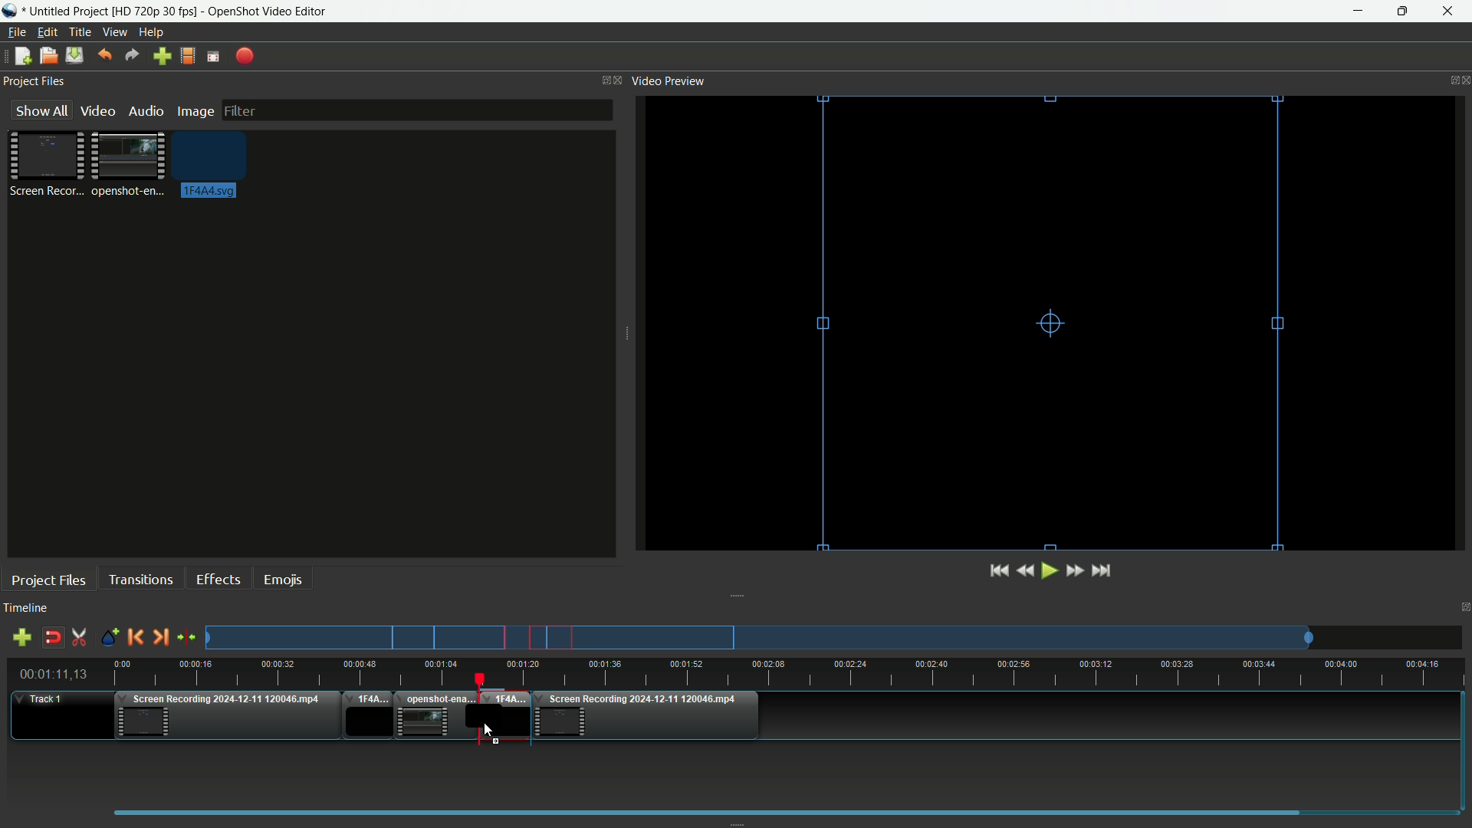 The width and height of the screenshot is (1472, 828). Describe the element at coordinates (159, 638) in the screenshot. I see `Next marker` at that location.